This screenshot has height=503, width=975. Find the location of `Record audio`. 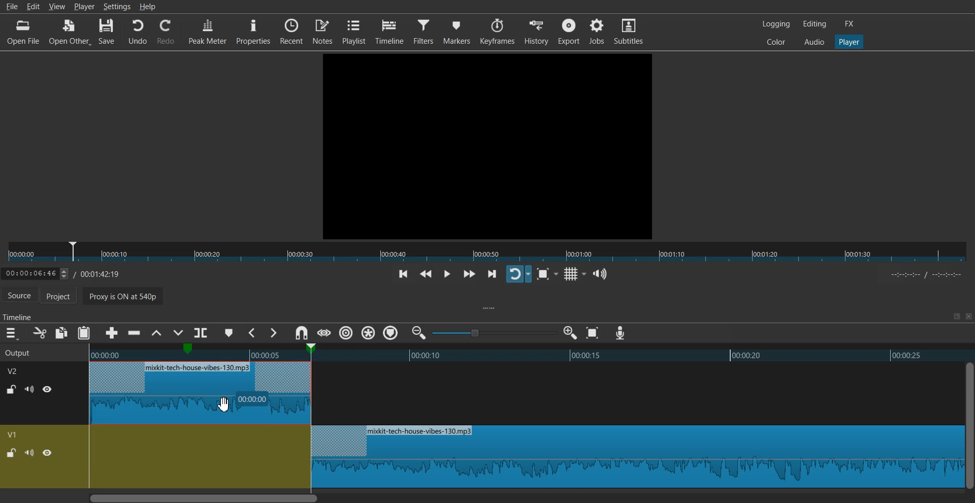

Record audio is located at coordinates (620, 333).